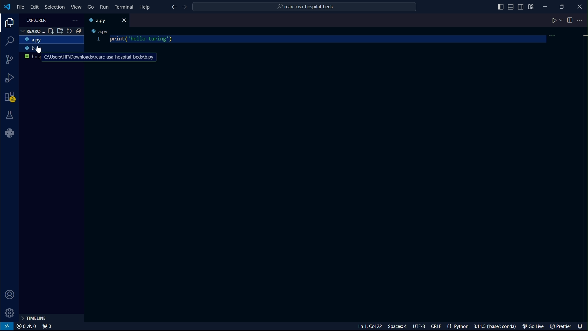 The height and width of the screenshot is (331, 588). I want to click on account, so click(11, 295).